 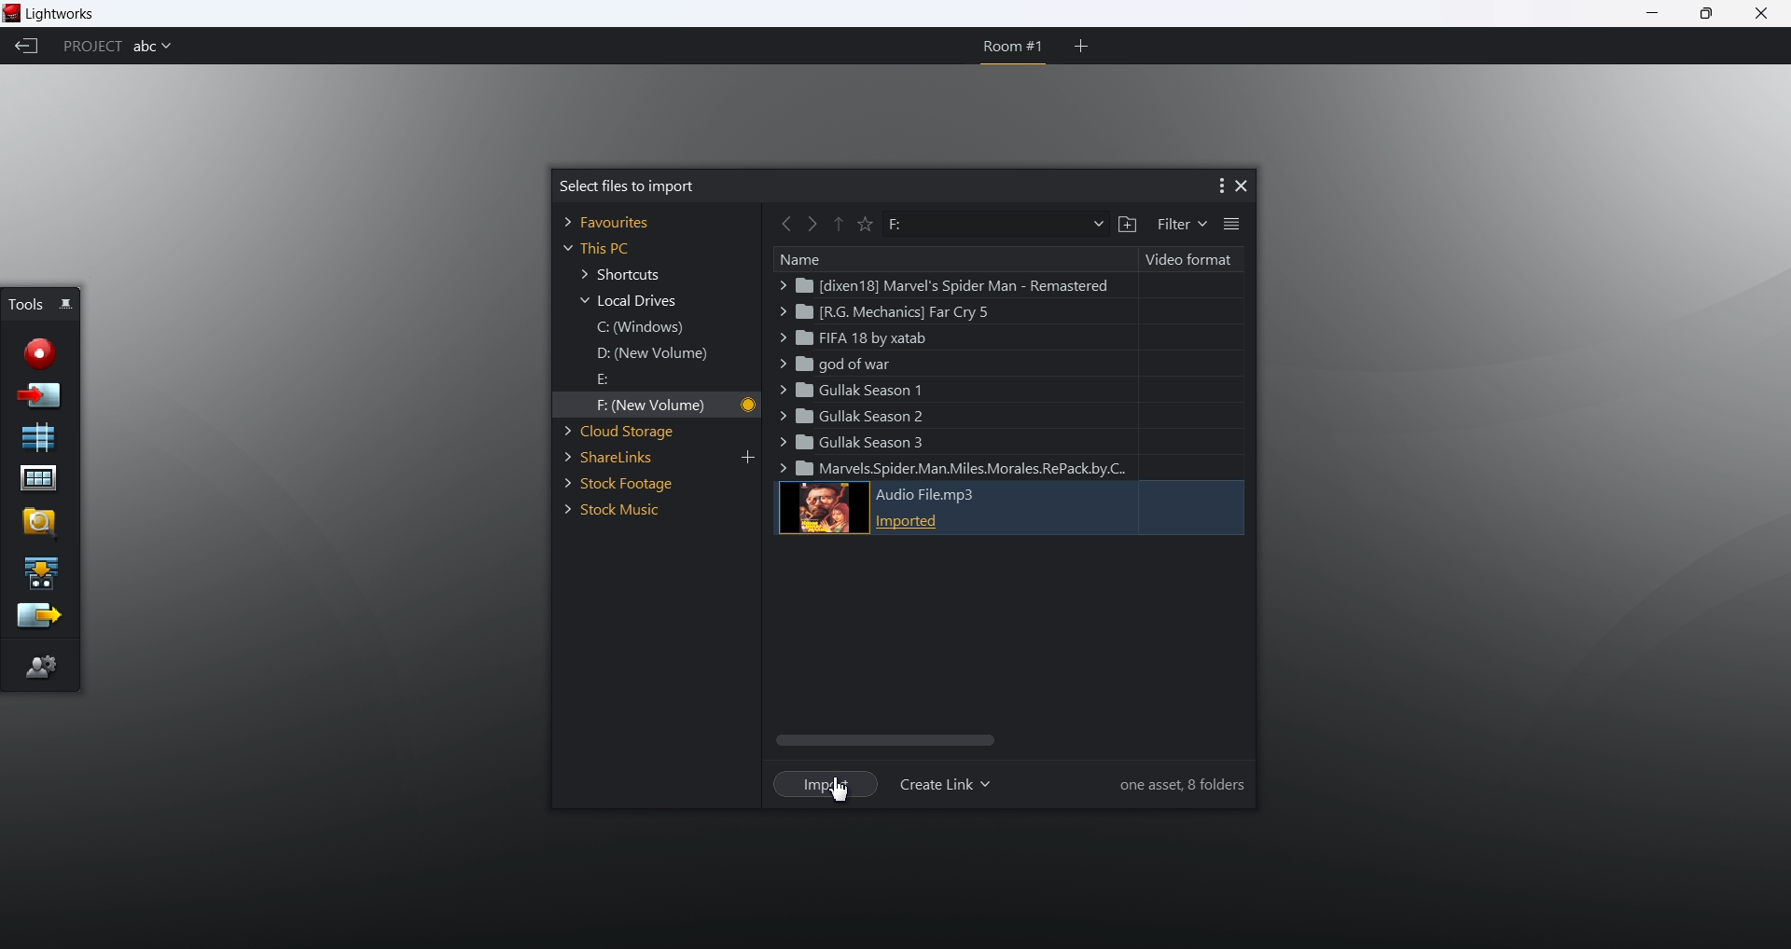 What do you see at coordinates (615, 460) in the screenshot?
I see `share links` at bounding box center [615, 460].